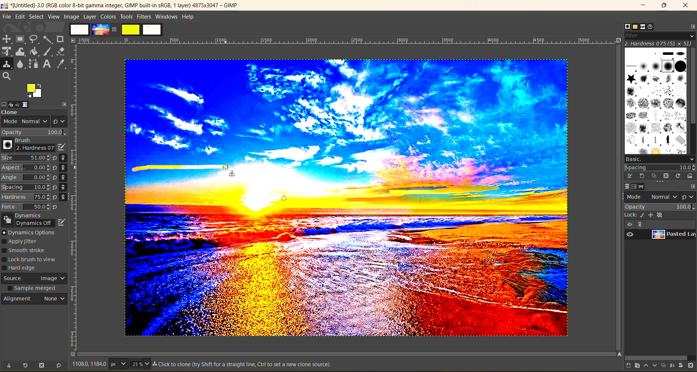  I want to click on configure, so click(693, 186).